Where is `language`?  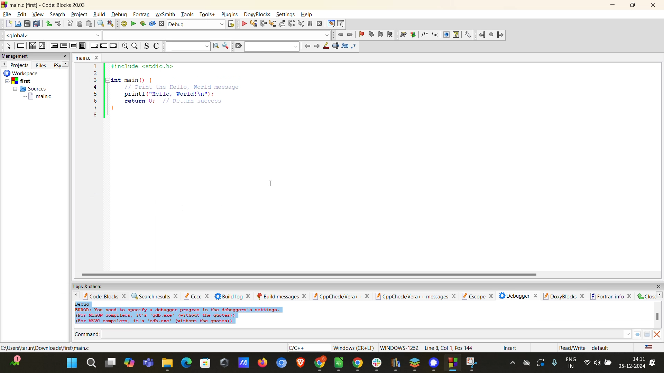
language is located at coordinates (572, 363).